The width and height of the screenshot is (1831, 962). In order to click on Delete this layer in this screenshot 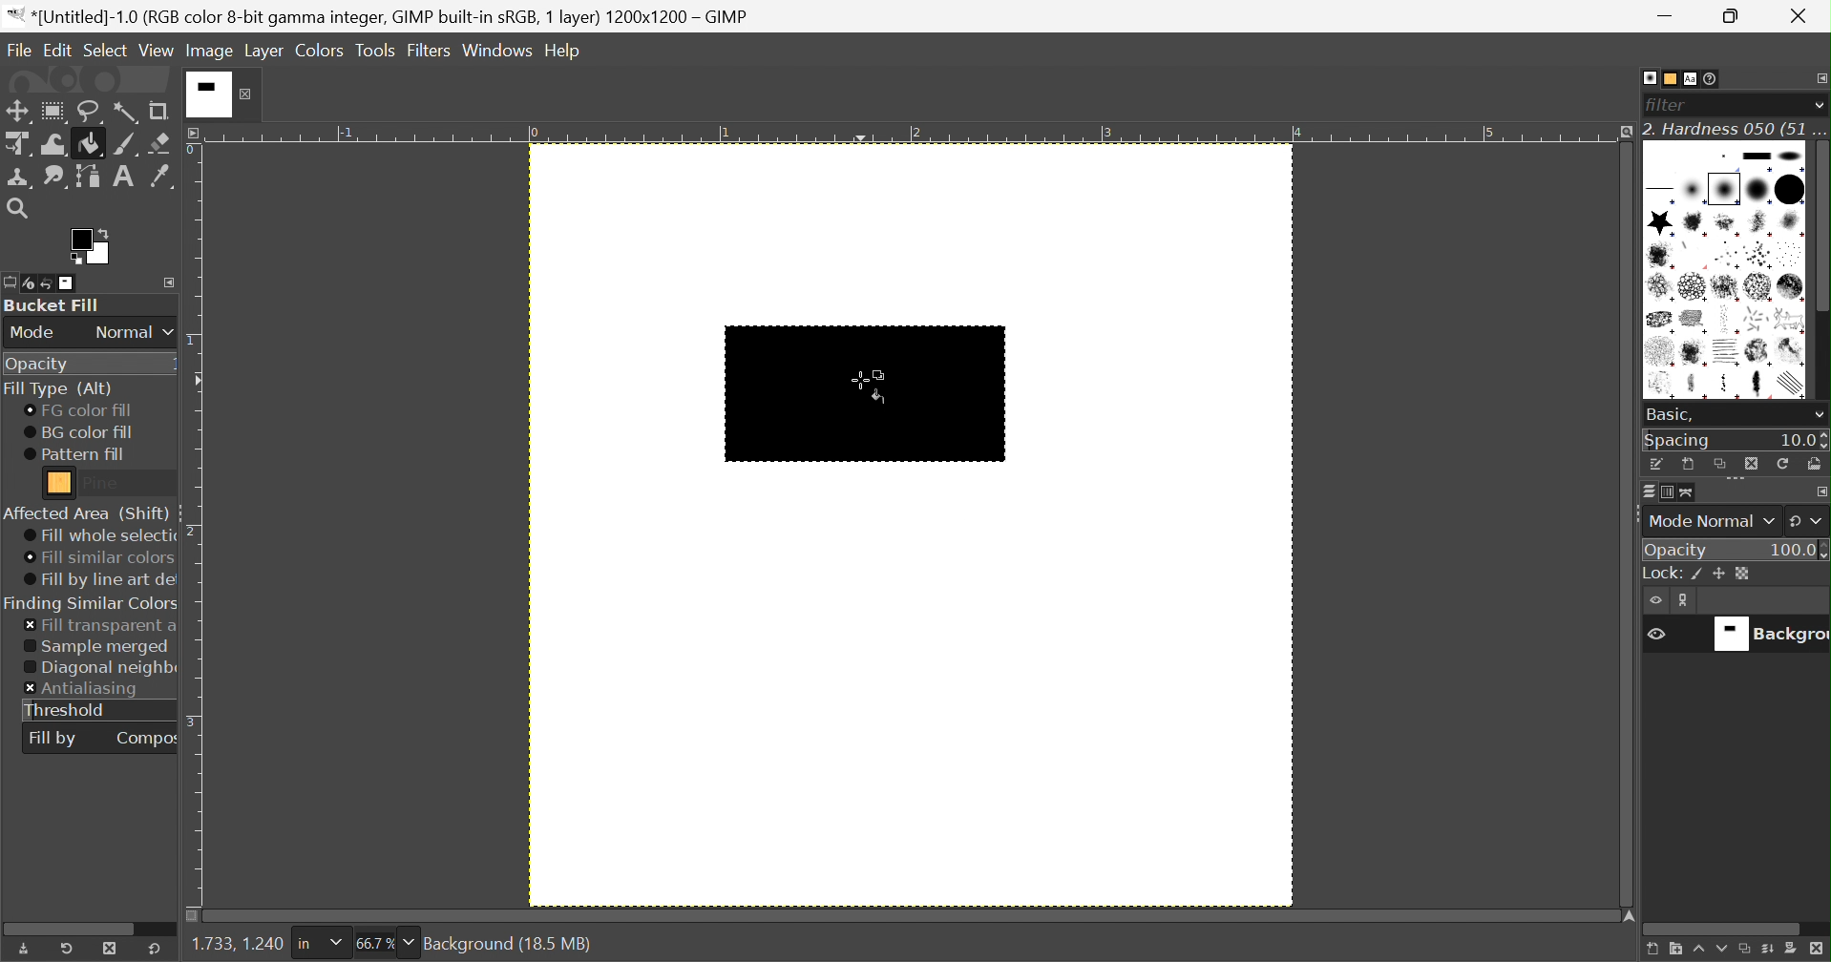, I will do `click(1819, 950)`.